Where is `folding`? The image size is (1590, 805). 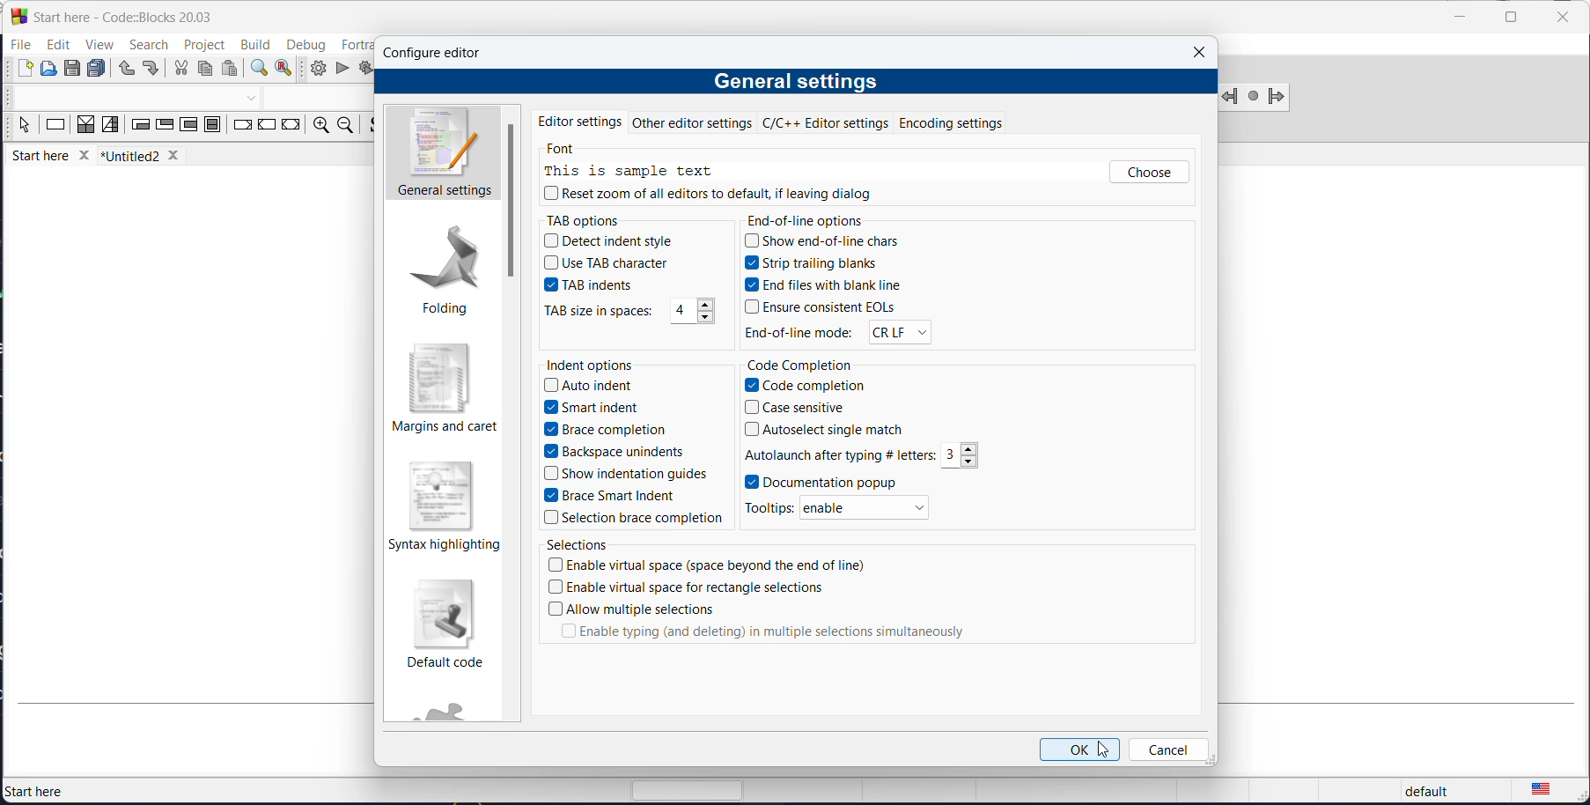 folding is located at coordinates (443, 272).